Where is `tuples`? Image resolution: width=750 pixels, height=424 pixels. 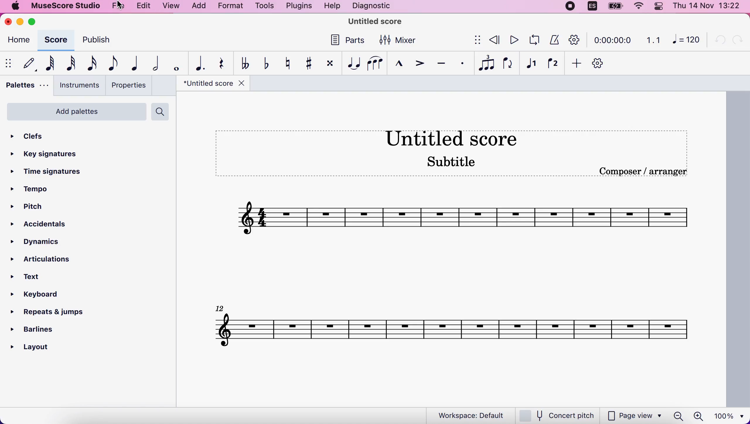 tuples is located at coordinates (485, 64).